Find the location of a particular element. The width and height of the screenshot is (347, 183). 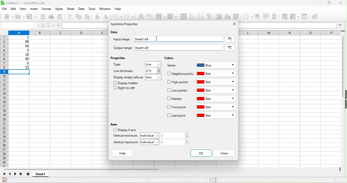

split window is located at coordinates (306, 17).